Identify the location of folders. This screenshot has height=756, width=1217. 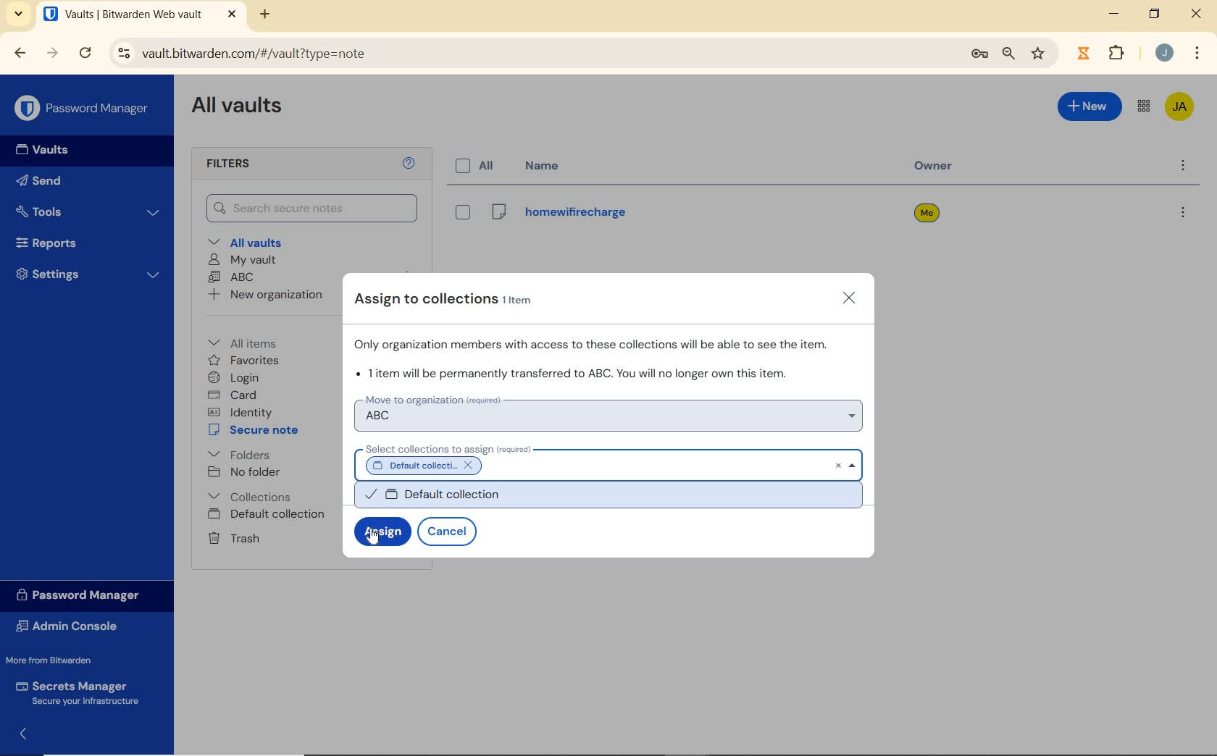
(238, 453).